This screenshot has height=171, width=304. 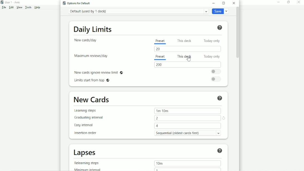 What do you see at coordinates (86, 125) in the screenshot?
I see `Easy interval` at bounding box center [86, 125].